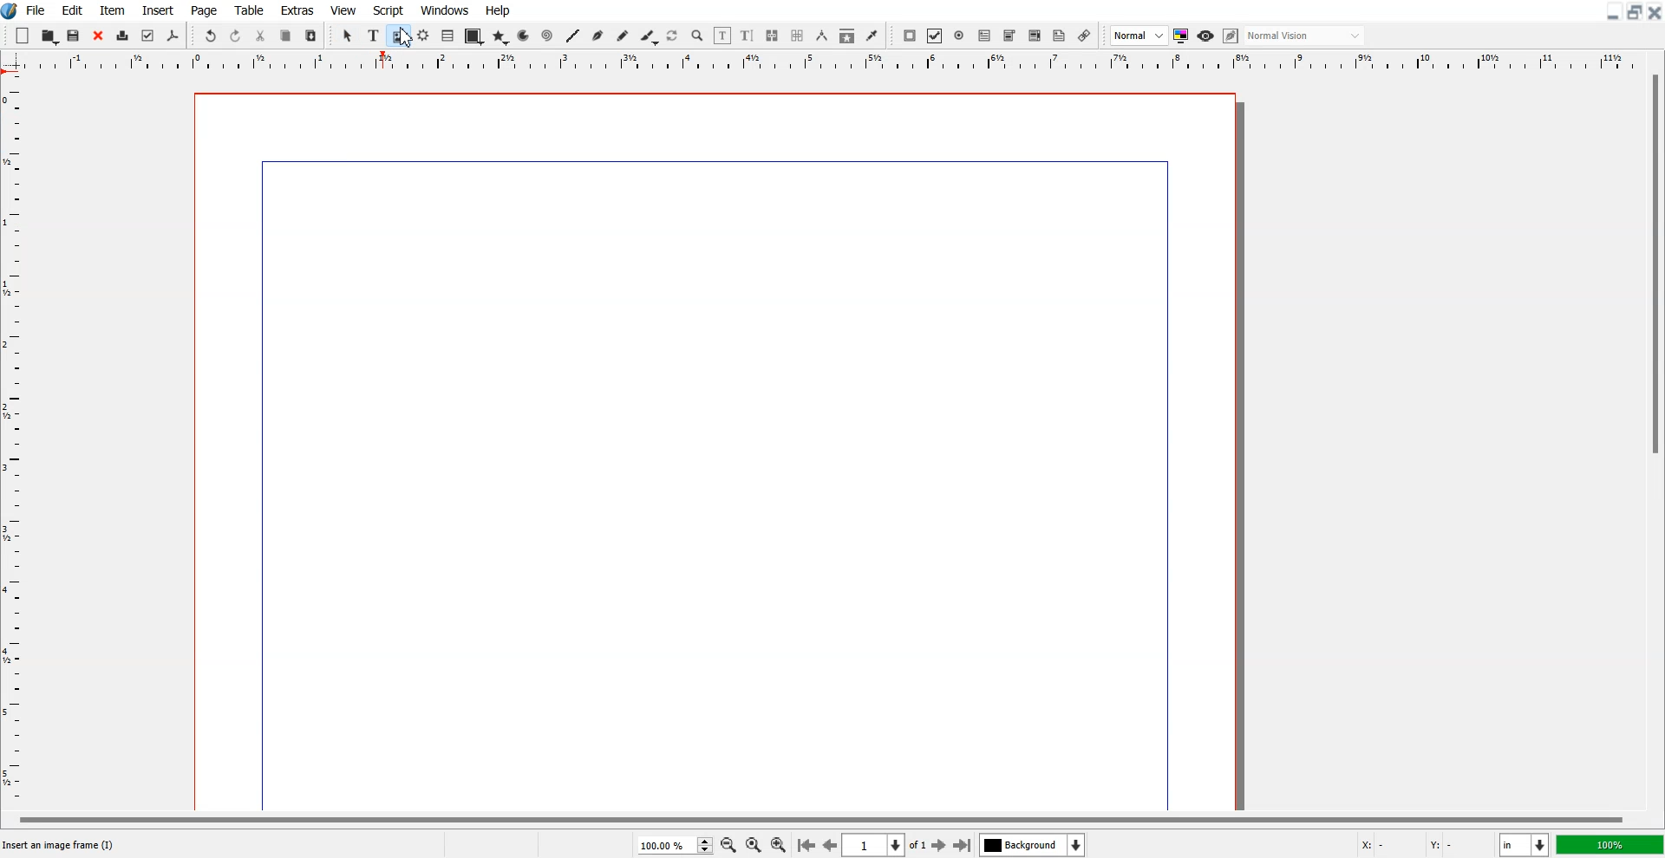  I want to click on Image Frame, so click(398, 36).